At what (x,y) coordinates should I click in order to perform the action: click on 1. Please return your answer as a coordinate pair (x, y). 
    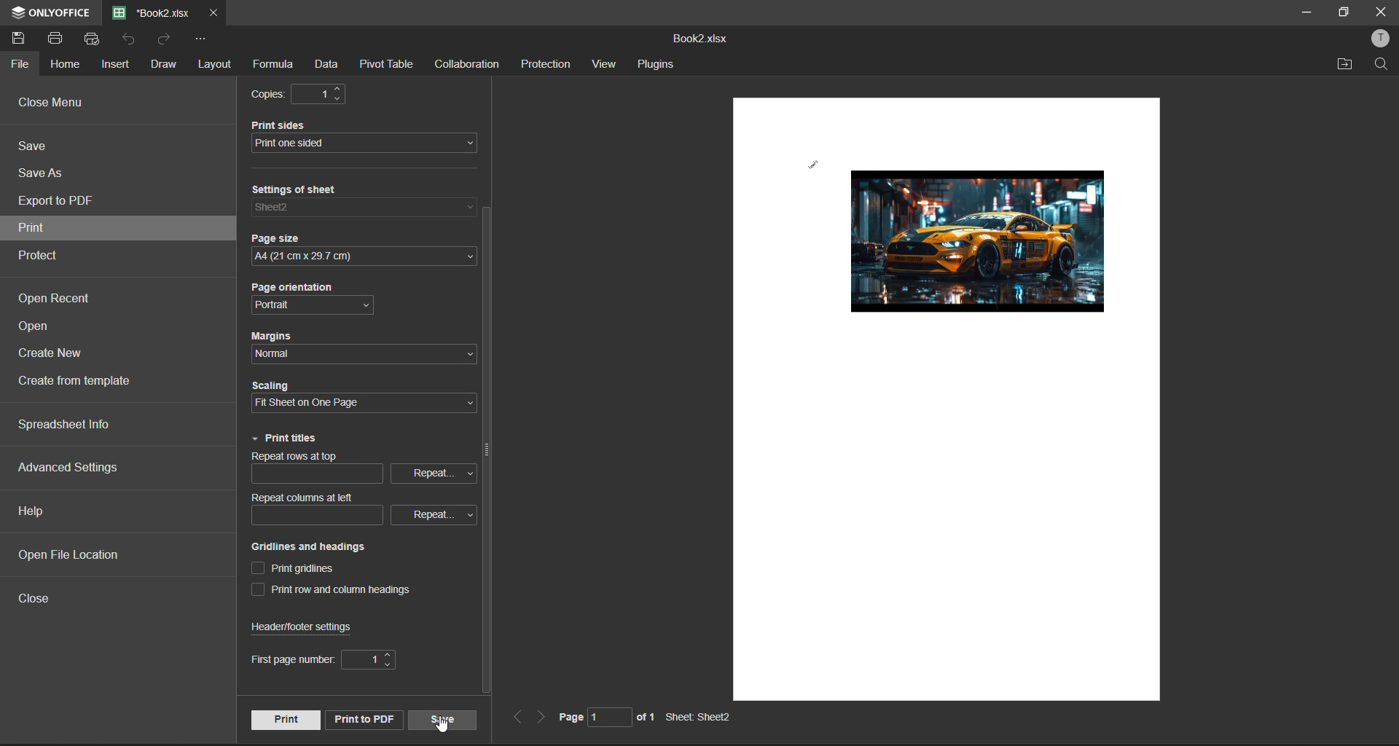
    Looking at the image, I should click on (326, 95).